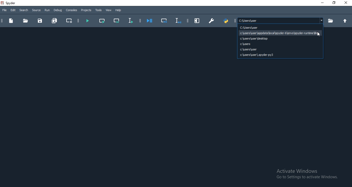 The image size is (352, 187). What do you see at coordinates (178, 21) in the screenshot?
I see `debug selection` at bounding box center [178, 21].